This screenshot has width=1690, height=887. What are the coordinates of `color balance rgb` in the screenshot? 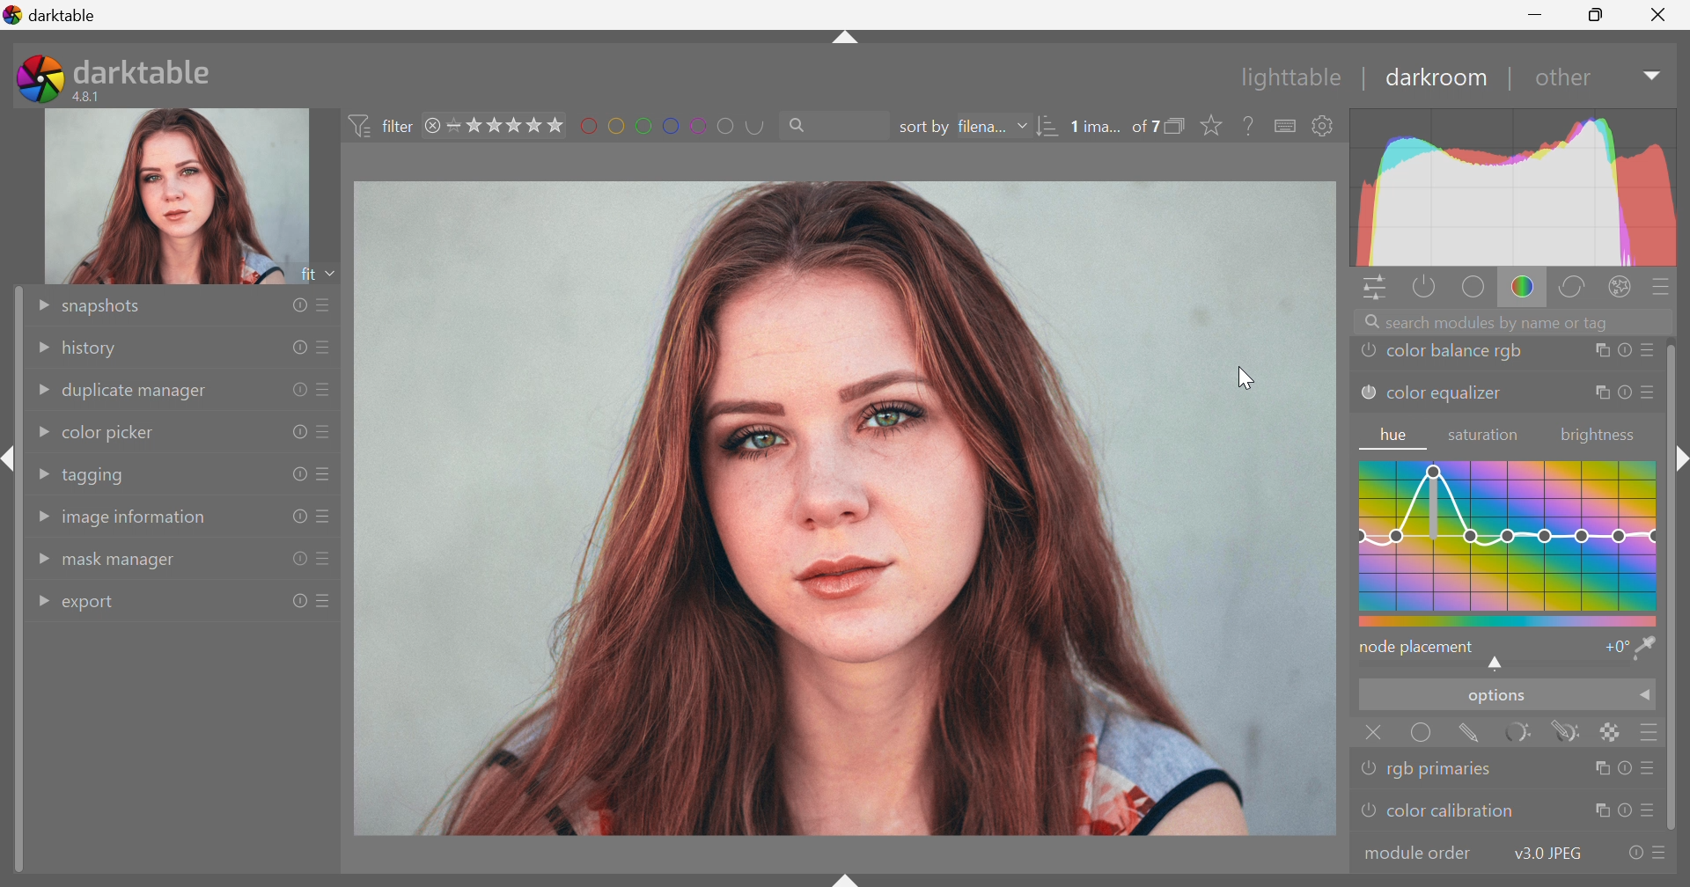 It's located at (1456, 352).